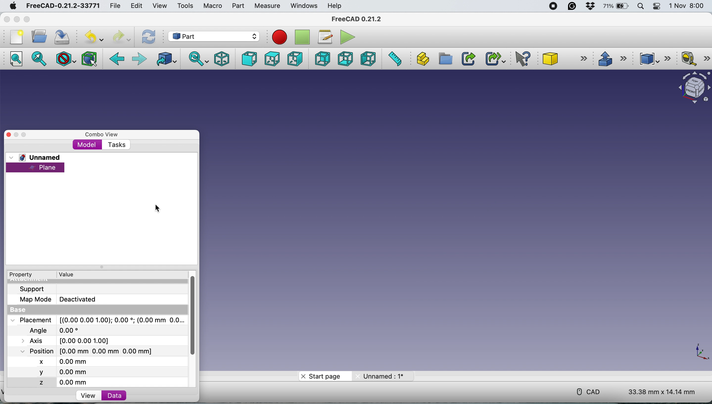 The image size is (712, 404). Describe the element at coordinates (94, 37) in the screenshot. I see `undo` at that location.